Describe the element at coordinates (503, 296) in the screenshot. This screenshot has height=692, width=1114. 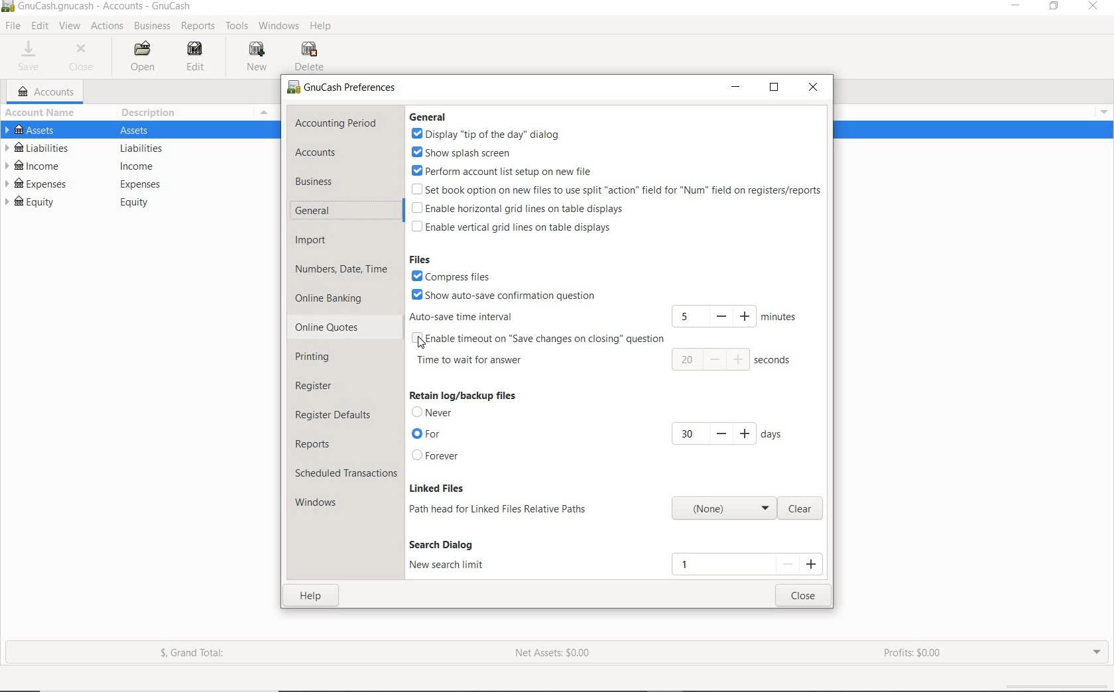
I see `Show auto-save time interval` at that location.